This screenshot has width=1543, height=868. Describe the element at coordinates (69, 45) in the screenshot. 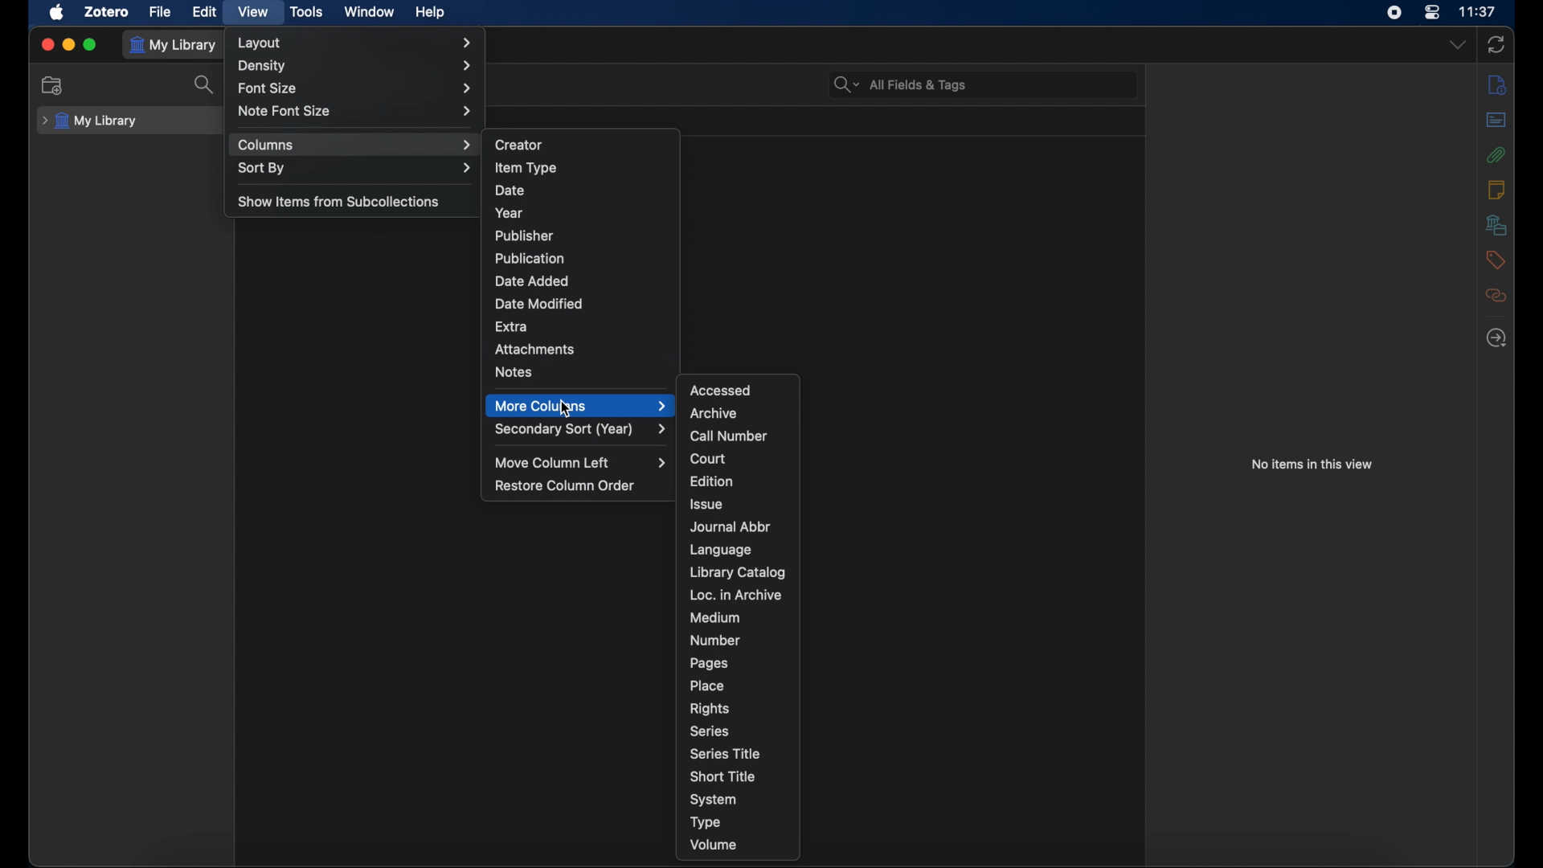

I see `minimize` at that location.